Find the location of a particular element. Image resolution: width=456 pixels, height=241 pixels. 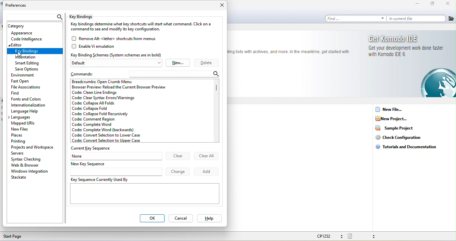

key binding schemes is located at coordinates (117, 55).